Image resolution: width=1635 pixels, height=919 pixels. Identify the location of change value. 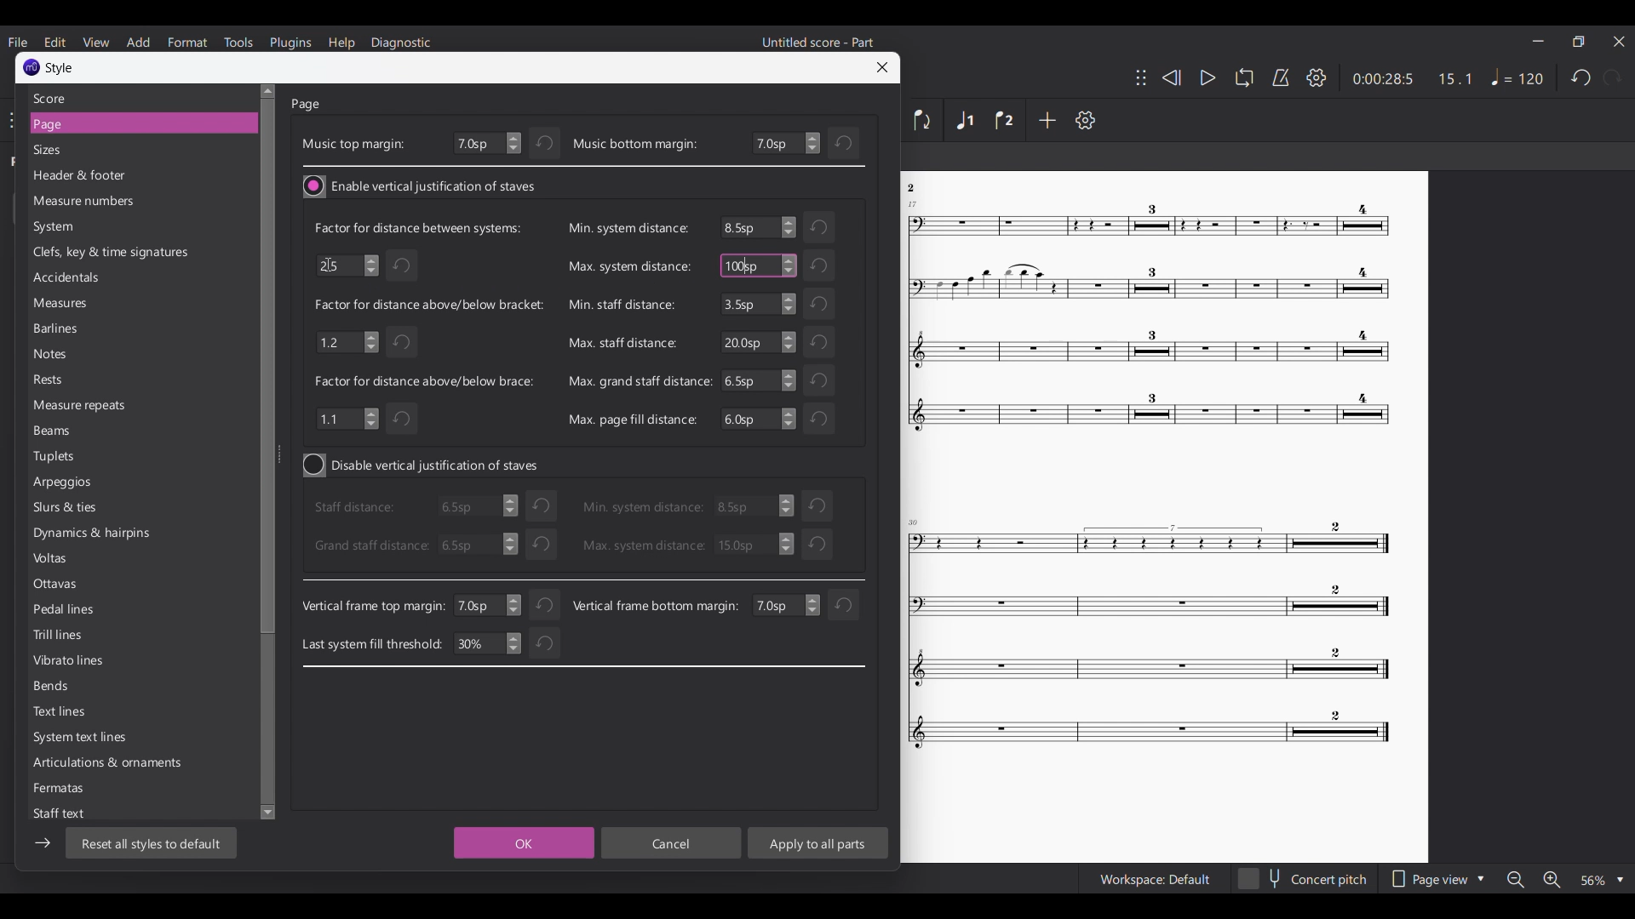
(785, 605).